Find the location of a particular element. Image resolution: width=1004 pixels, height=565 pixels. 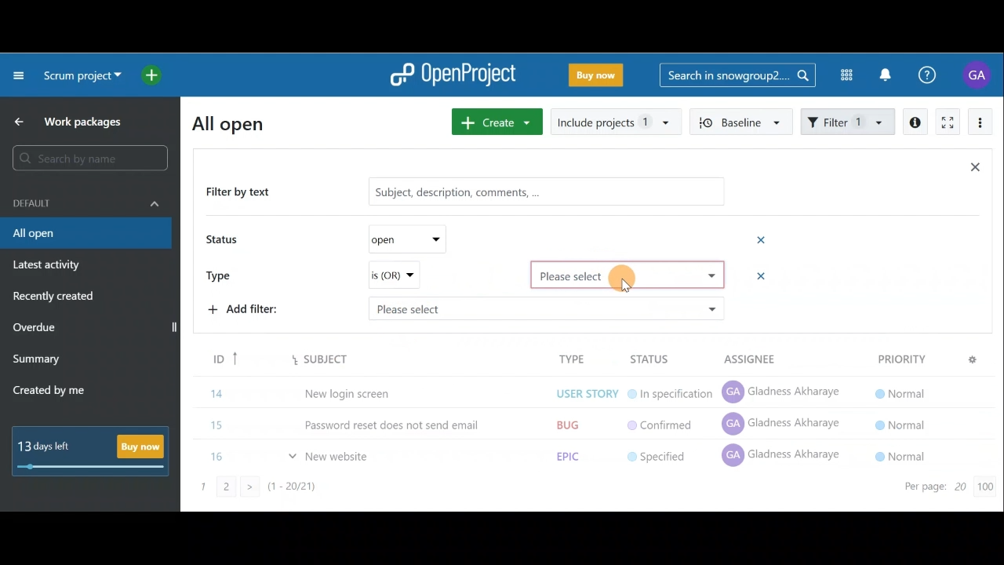

Activate zen mode is located at coordinates (946, 123).